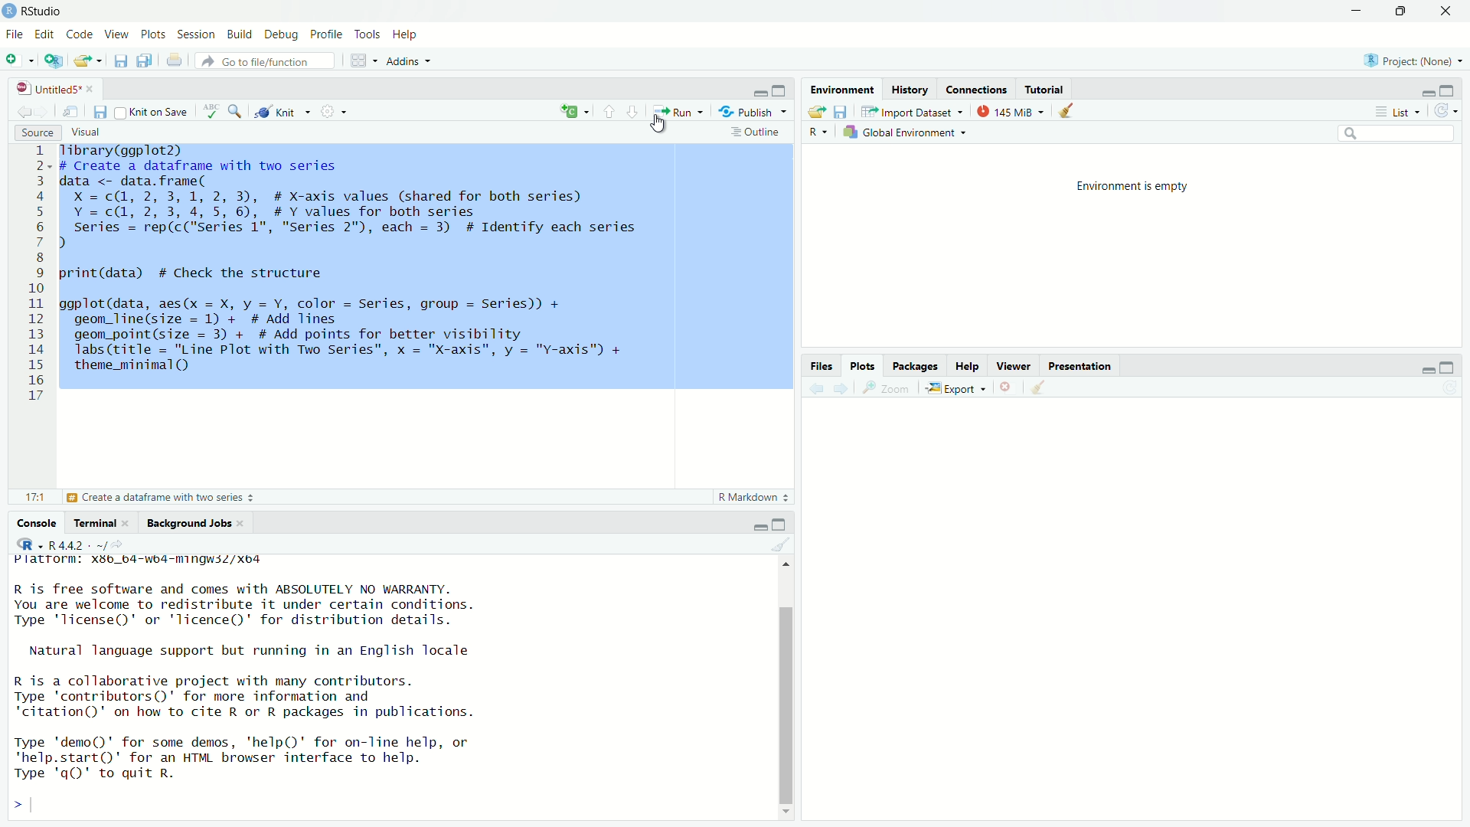  I want to click on ABC, so click(210, 112).